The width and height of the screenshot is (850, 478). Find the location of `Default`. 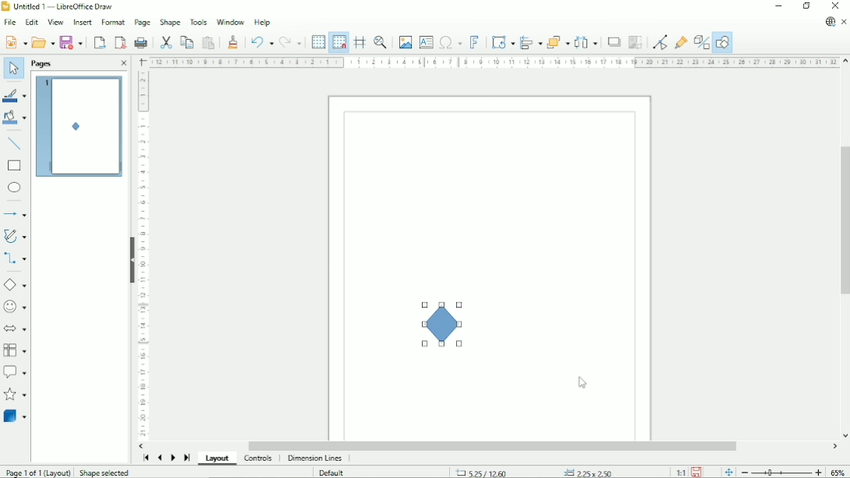

Default is located at coordinates (332, 473).